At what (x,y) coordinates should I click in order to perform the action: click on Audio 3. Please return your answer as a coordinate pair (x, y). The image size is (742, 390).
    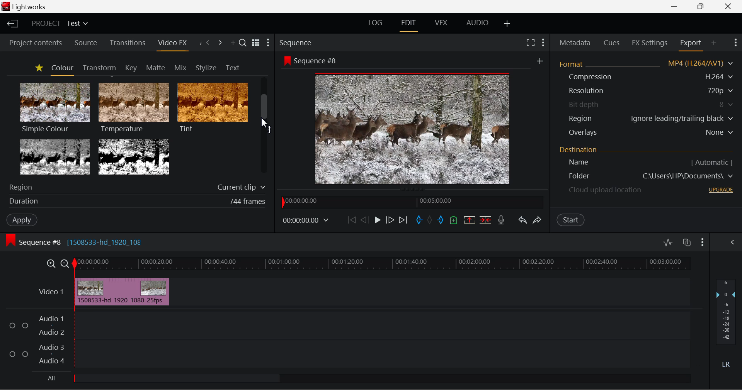
    Looking at the image, I should click on (50, 348).